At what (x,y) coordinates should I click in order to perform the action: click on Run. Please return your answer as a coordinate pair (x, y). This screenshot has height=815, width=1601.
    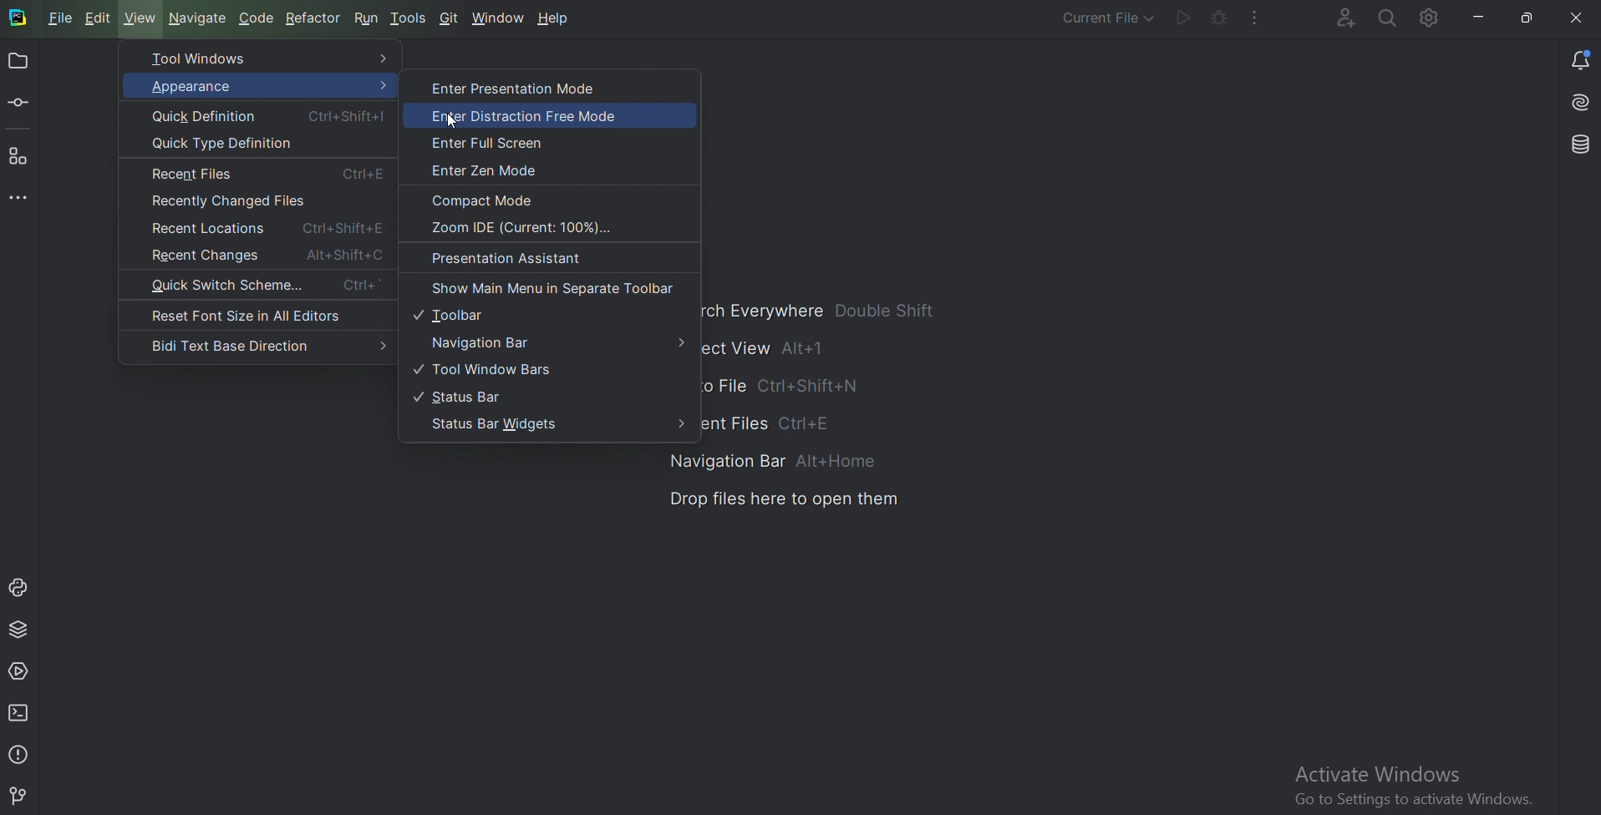
    Looking at the image, I should click on (368, 18).